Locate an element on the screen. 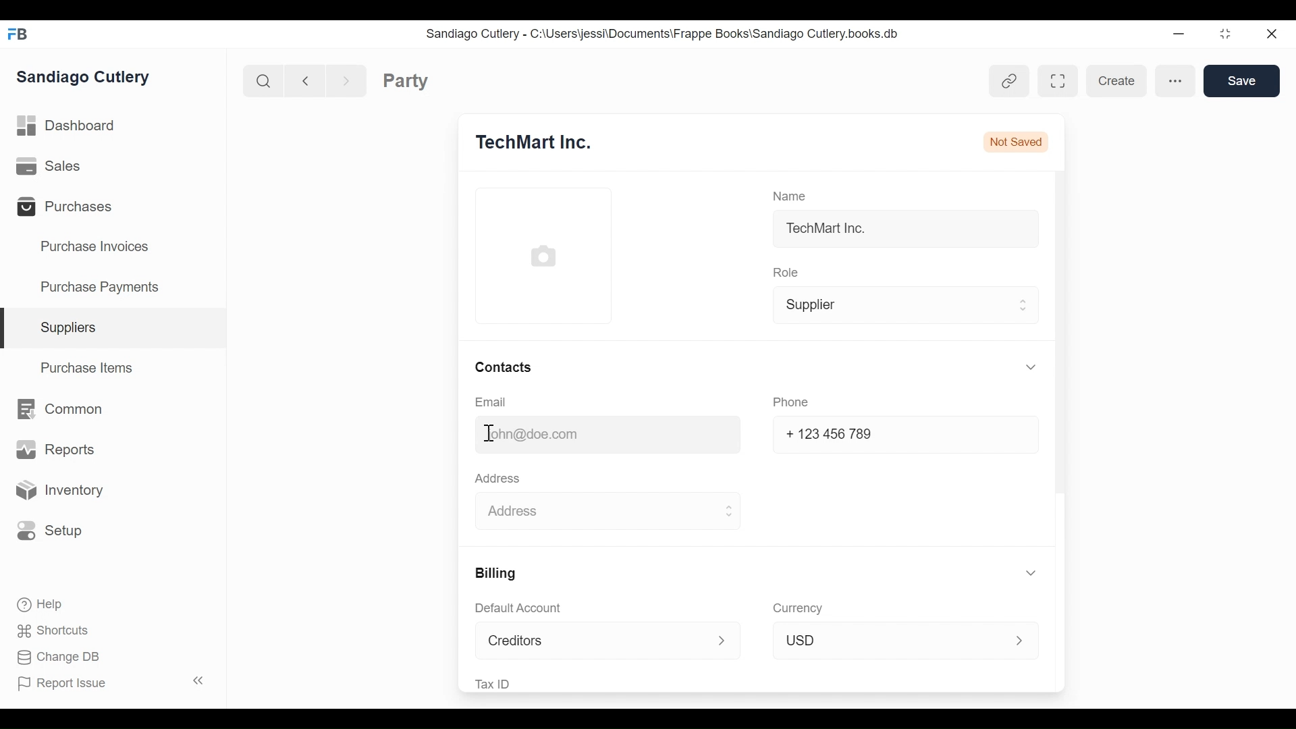 The width and height of the screenshot is (1296, 729). Address is located at coordinates (608, 511).